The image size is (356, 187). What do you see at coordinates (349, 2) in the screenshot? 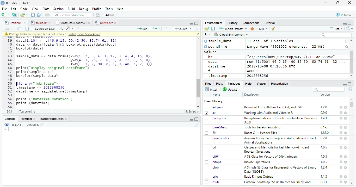
I see `close` at bounding box center [349, 2].